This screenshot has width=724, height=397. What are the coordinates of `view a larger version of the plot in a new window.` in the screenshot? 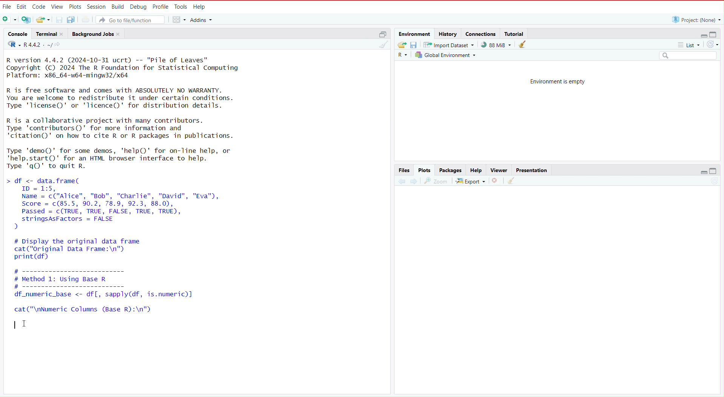 It's located at (436, 181).